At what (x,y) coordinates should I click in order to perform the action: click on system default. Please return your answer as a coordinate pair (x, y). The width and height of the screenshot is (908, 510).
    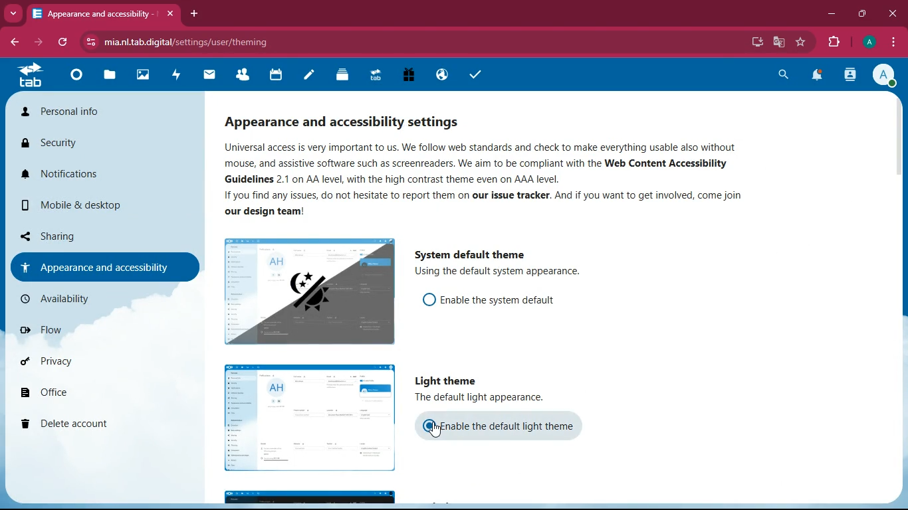
    Looking at the image, I should click on (467, 253).